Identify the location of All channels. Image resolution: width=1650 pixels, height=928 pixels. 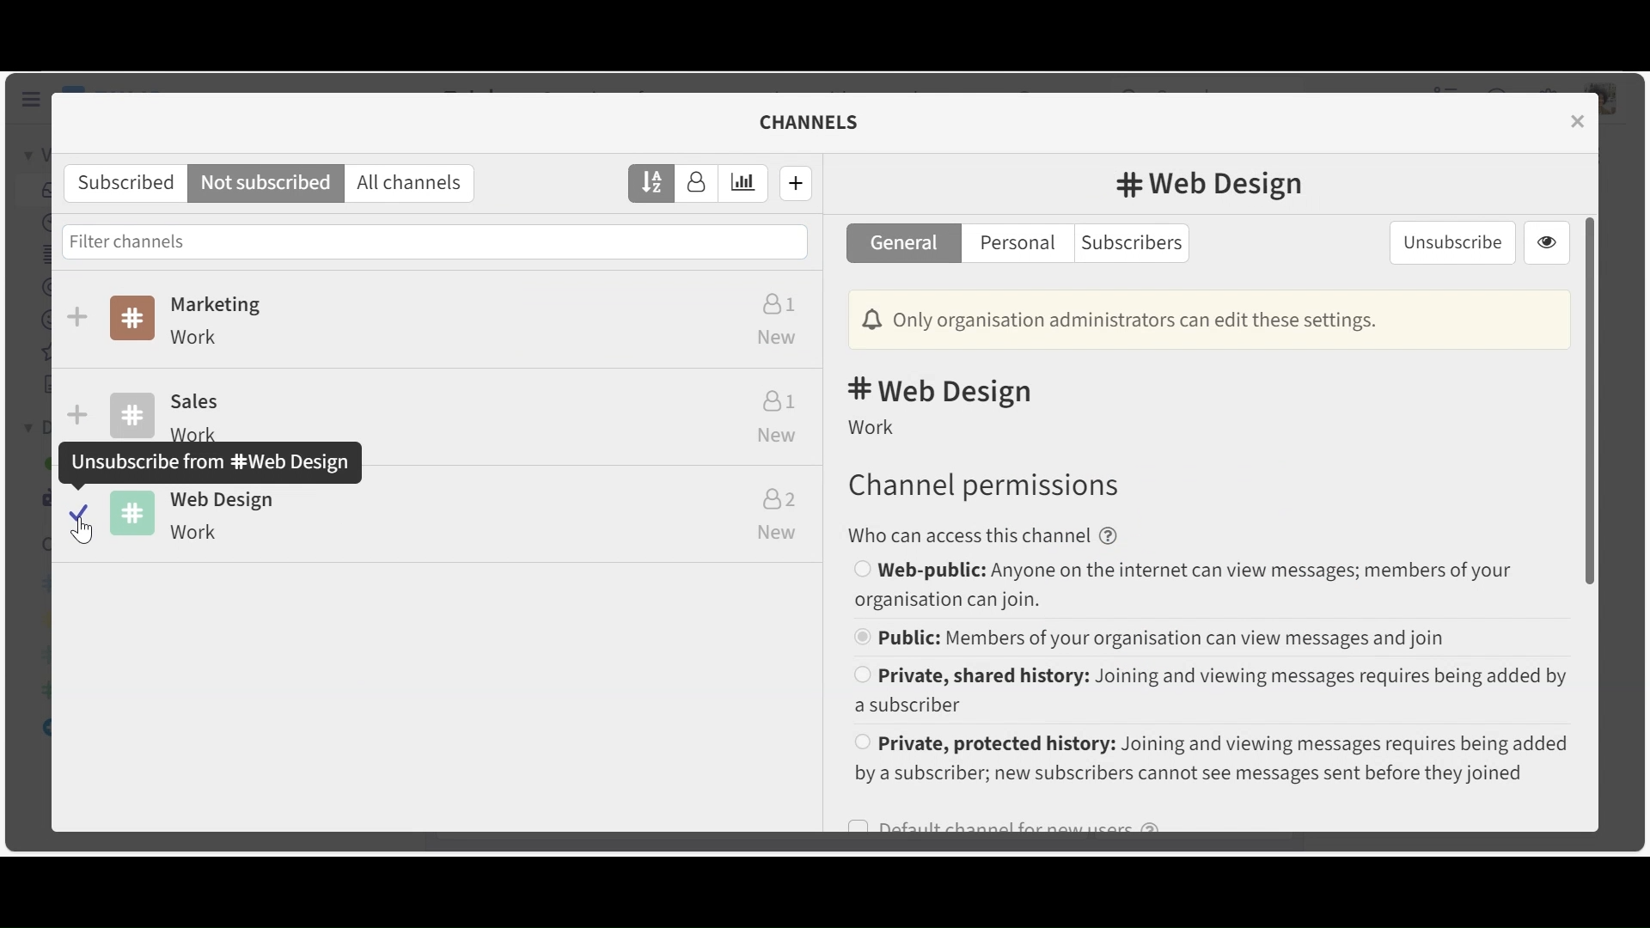
(411, 184).